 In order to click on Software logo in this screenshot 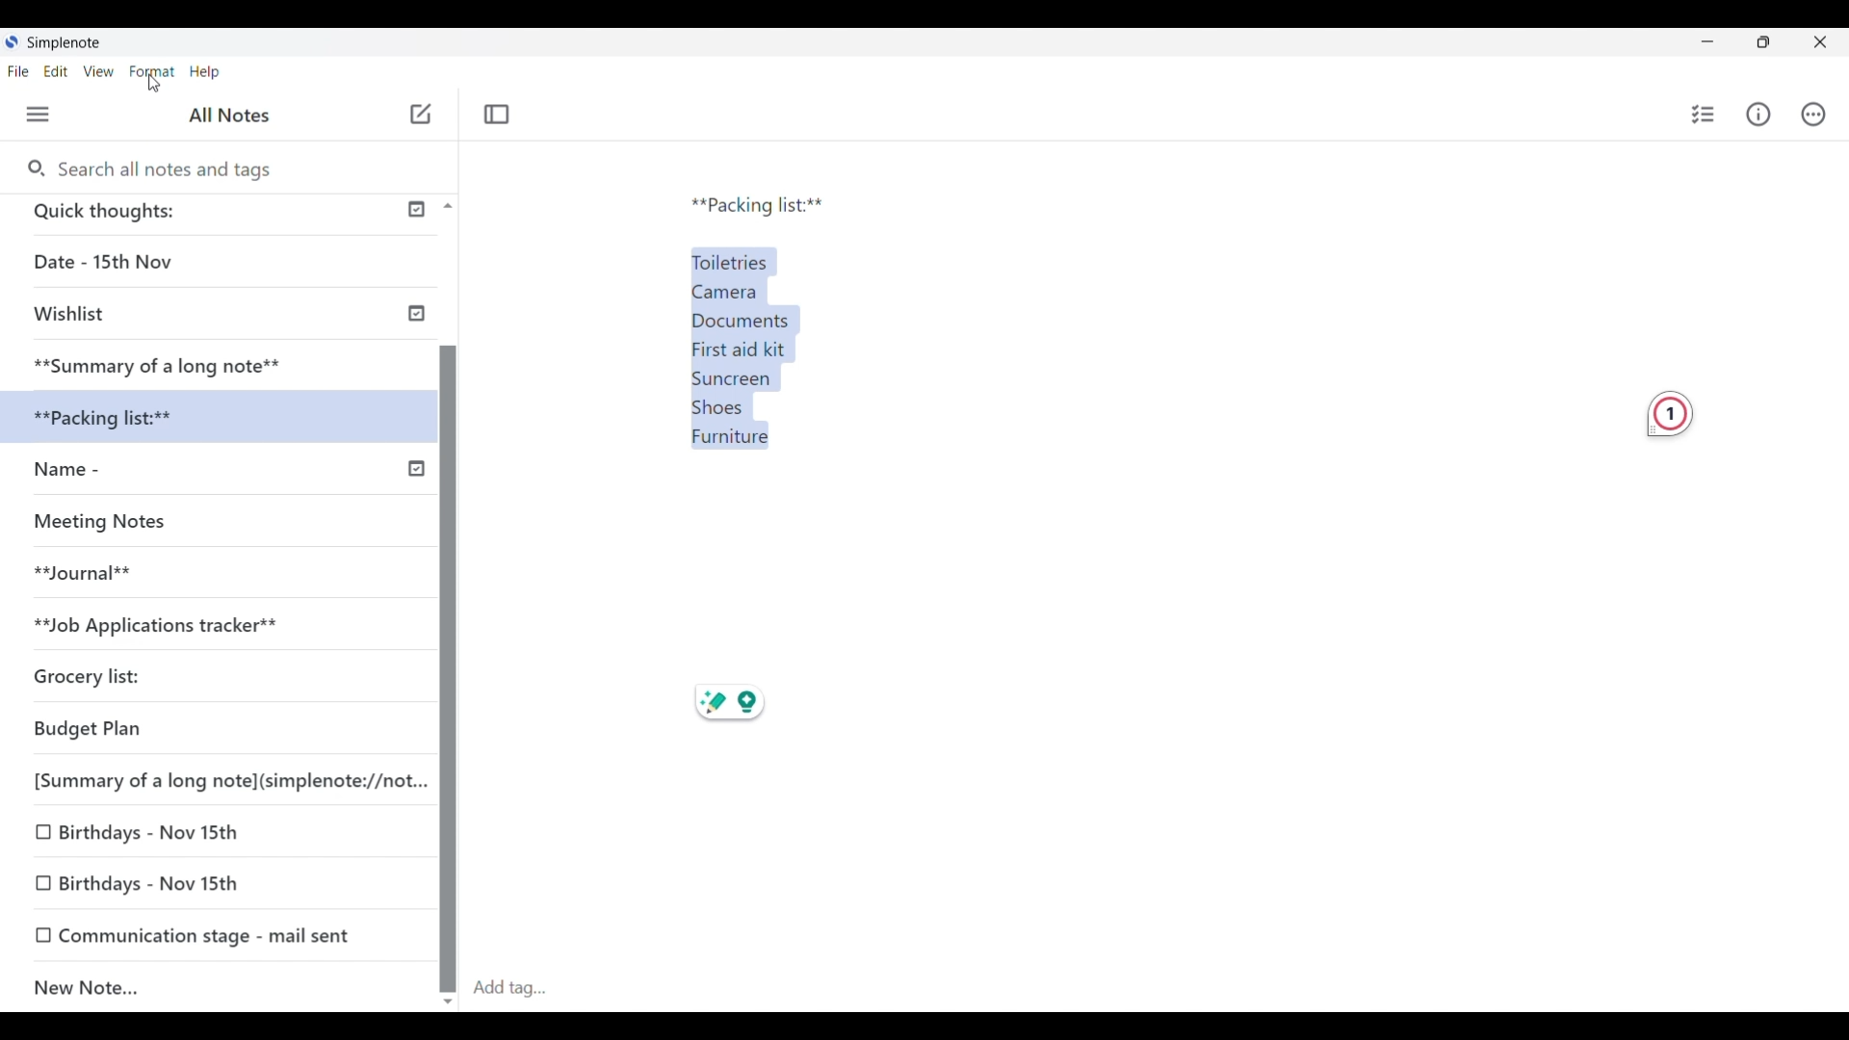, I will do `click(11, 41)`.